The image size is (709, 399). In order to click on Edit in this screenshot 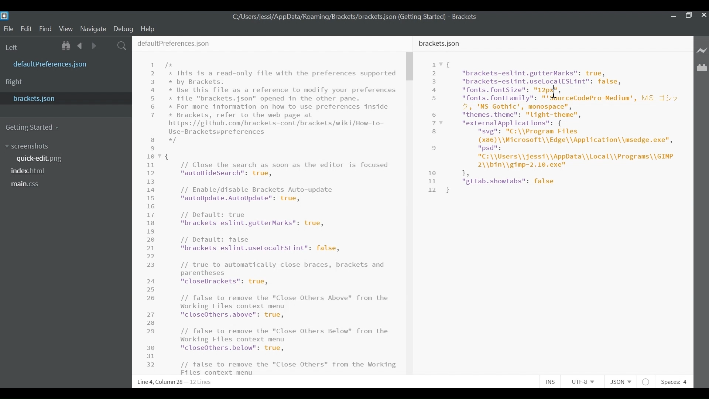, I will do `click(28, 28)`.